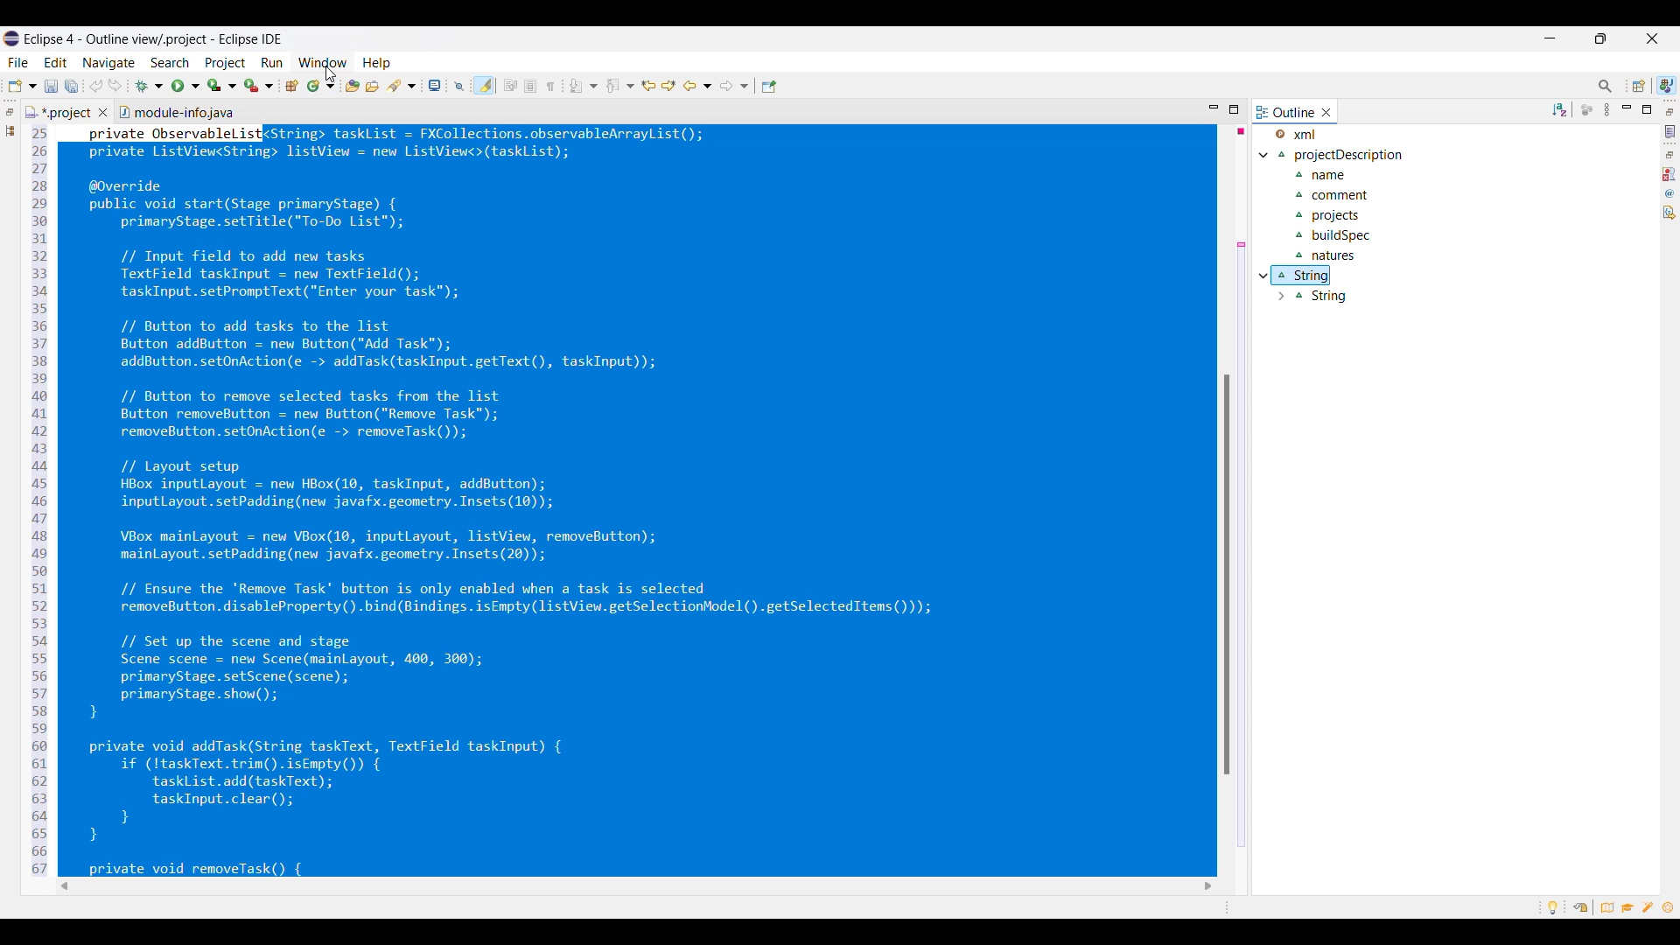 The image size is (1680, 945). I want to click on Focus on active task, so click(1586, 110).